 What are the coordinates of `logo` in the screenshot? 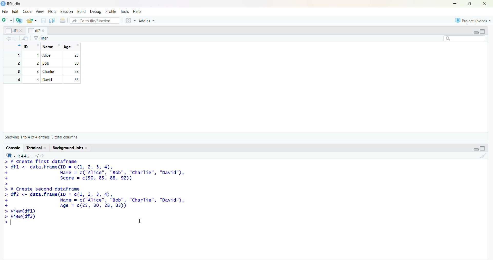 It's located at (4, 4).